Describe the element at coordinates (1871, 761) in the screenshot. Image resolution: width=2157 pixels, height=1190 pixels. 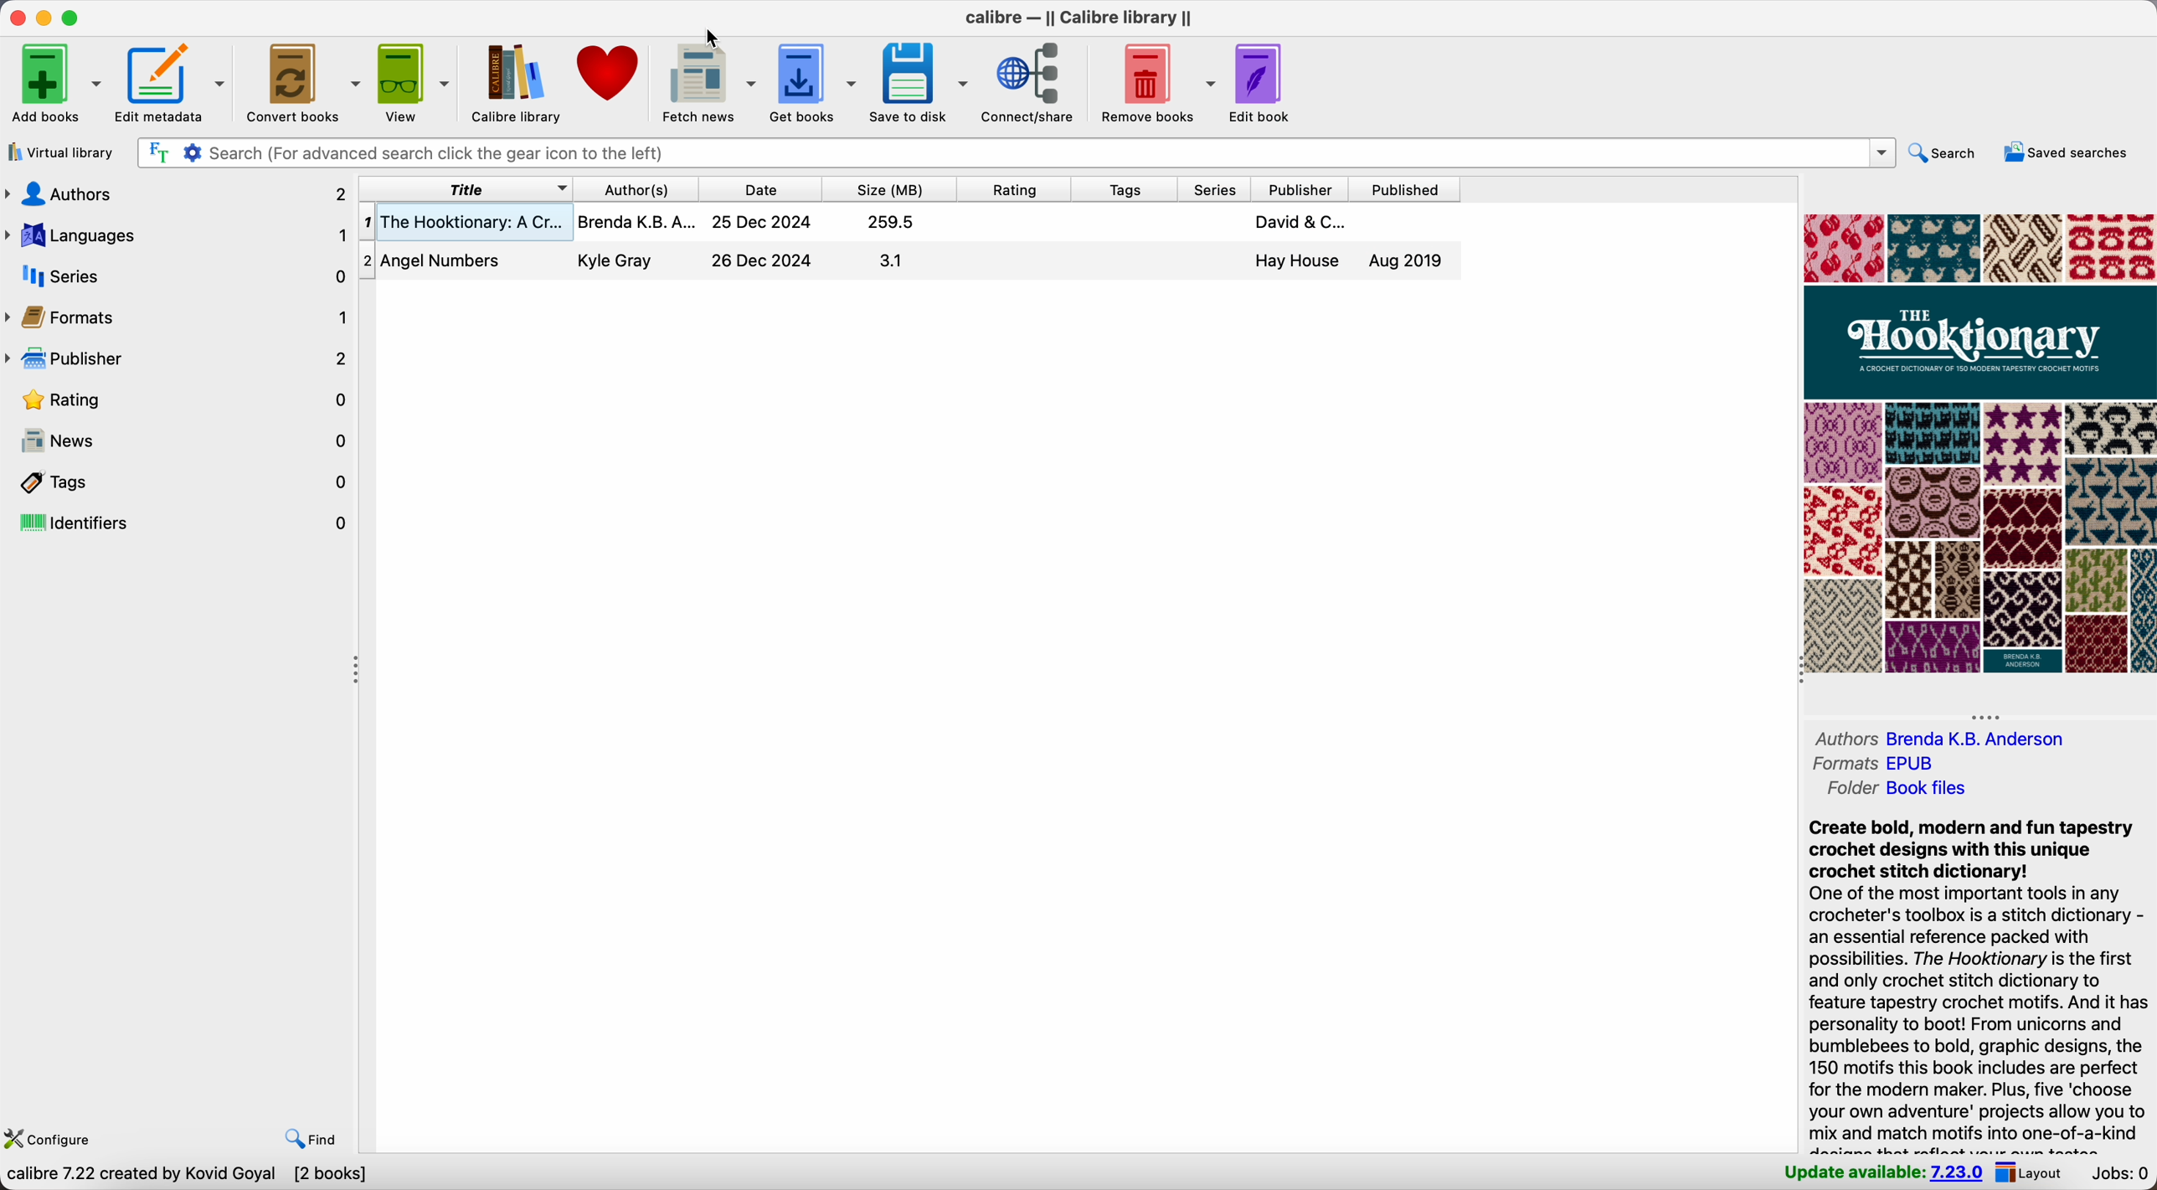
I see `formats` at that location.